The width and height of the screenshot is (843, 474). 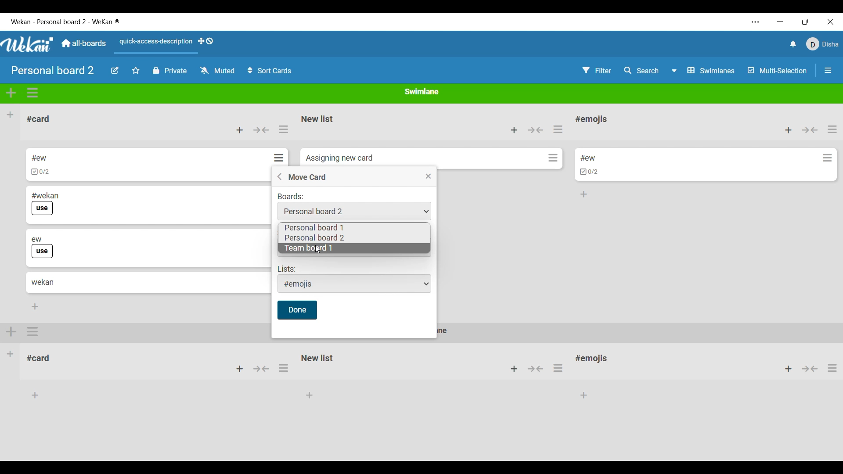 What do you see at coordinates (589, 172) in the screenshot?
I see `Indicates card has cheklist` at bounding box center [589, 172].